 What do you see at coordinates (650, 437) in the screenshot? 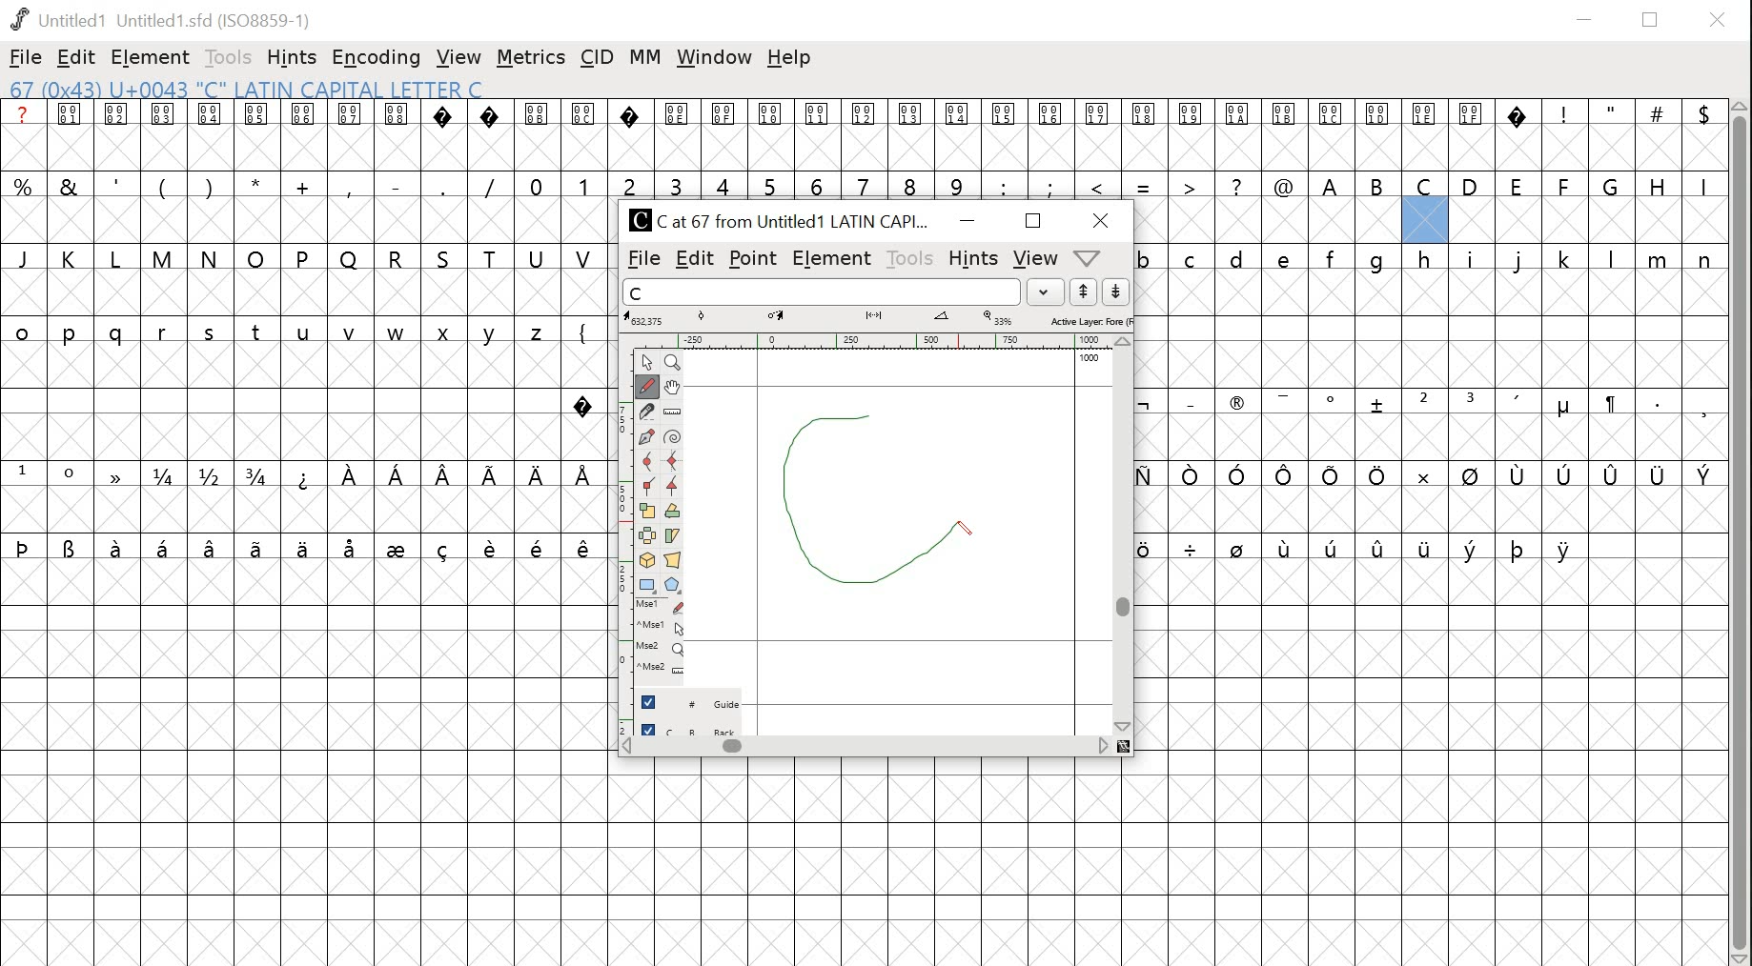
I see `pen` at bounding box center [650, 437].